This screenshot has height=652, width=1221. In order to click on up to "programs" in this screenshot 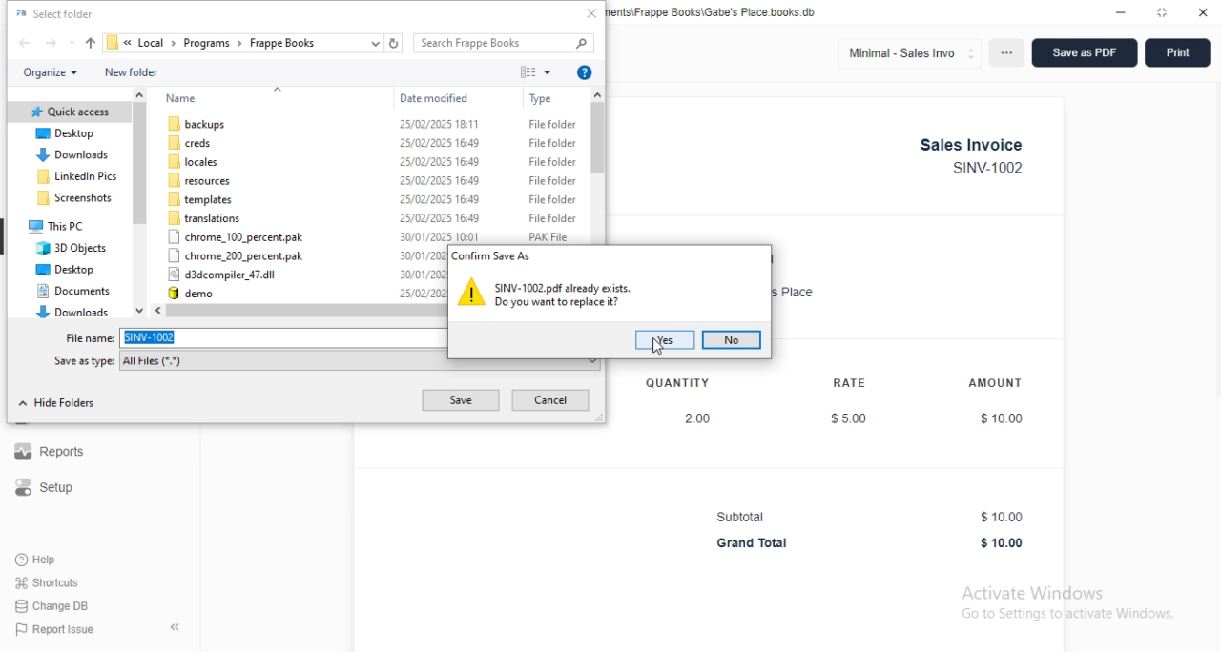, I will do `click(91, 43)`.